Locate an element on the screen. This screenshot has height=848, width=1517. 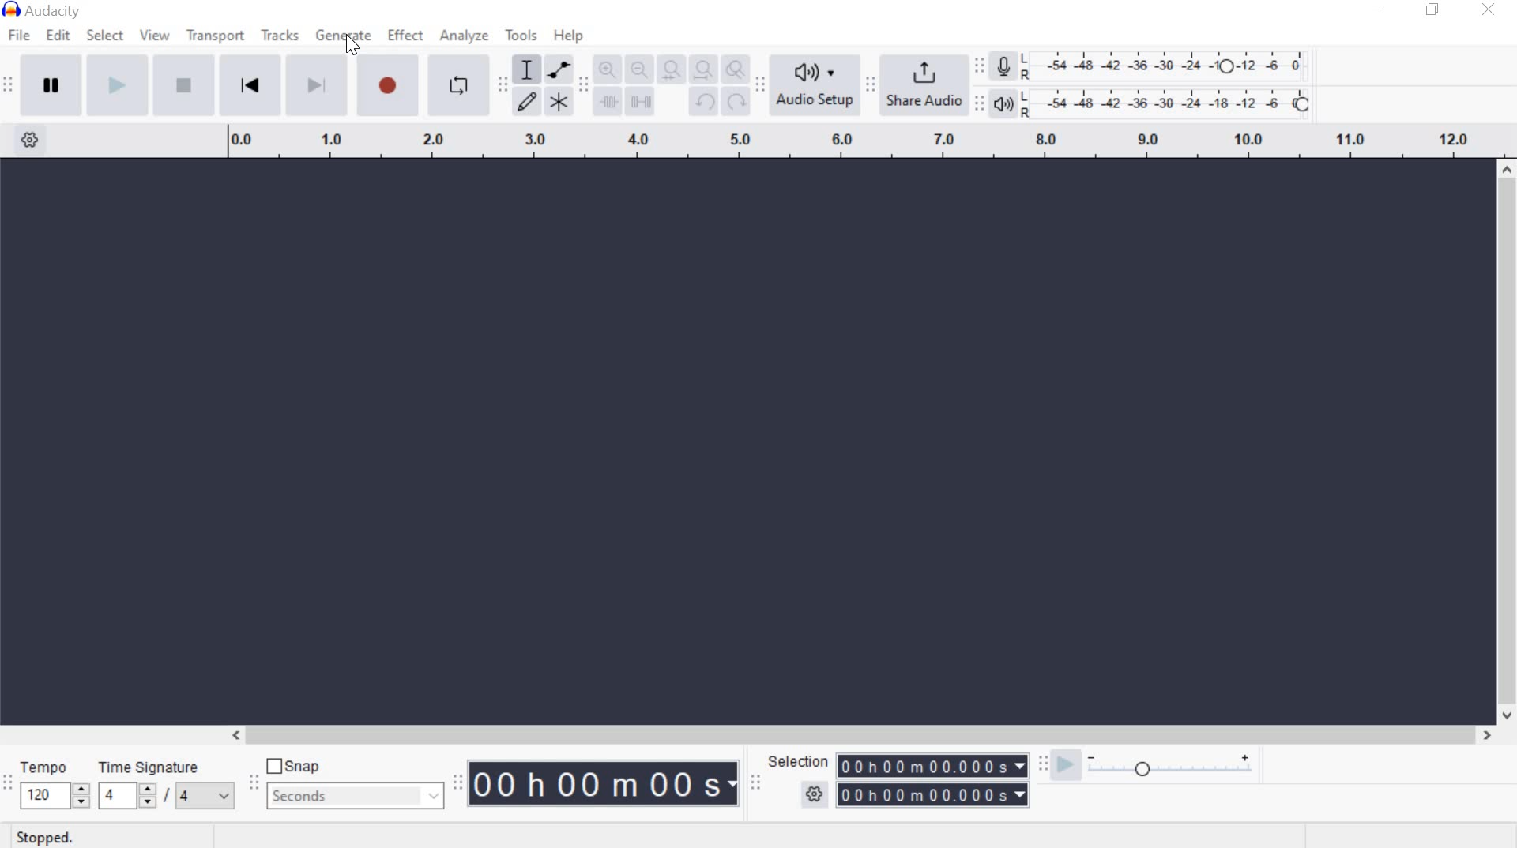
snap is located at coordinates (293, 765).